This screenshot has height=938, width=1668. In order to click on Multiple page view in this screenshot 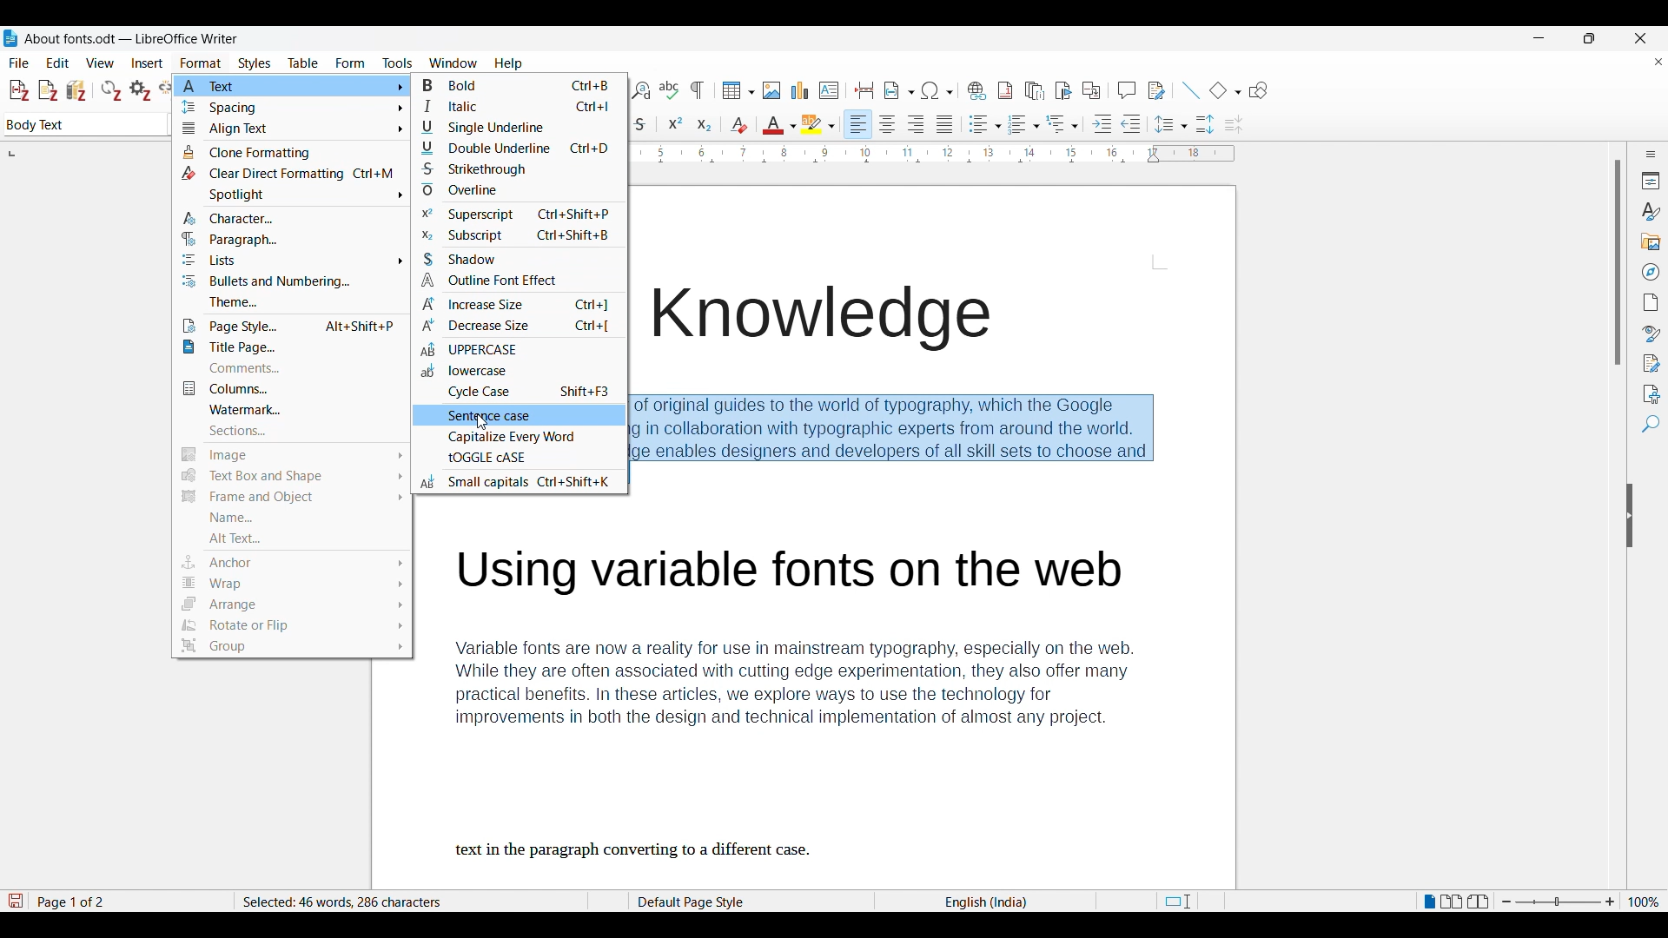, I will do `click(1452, 902)`.